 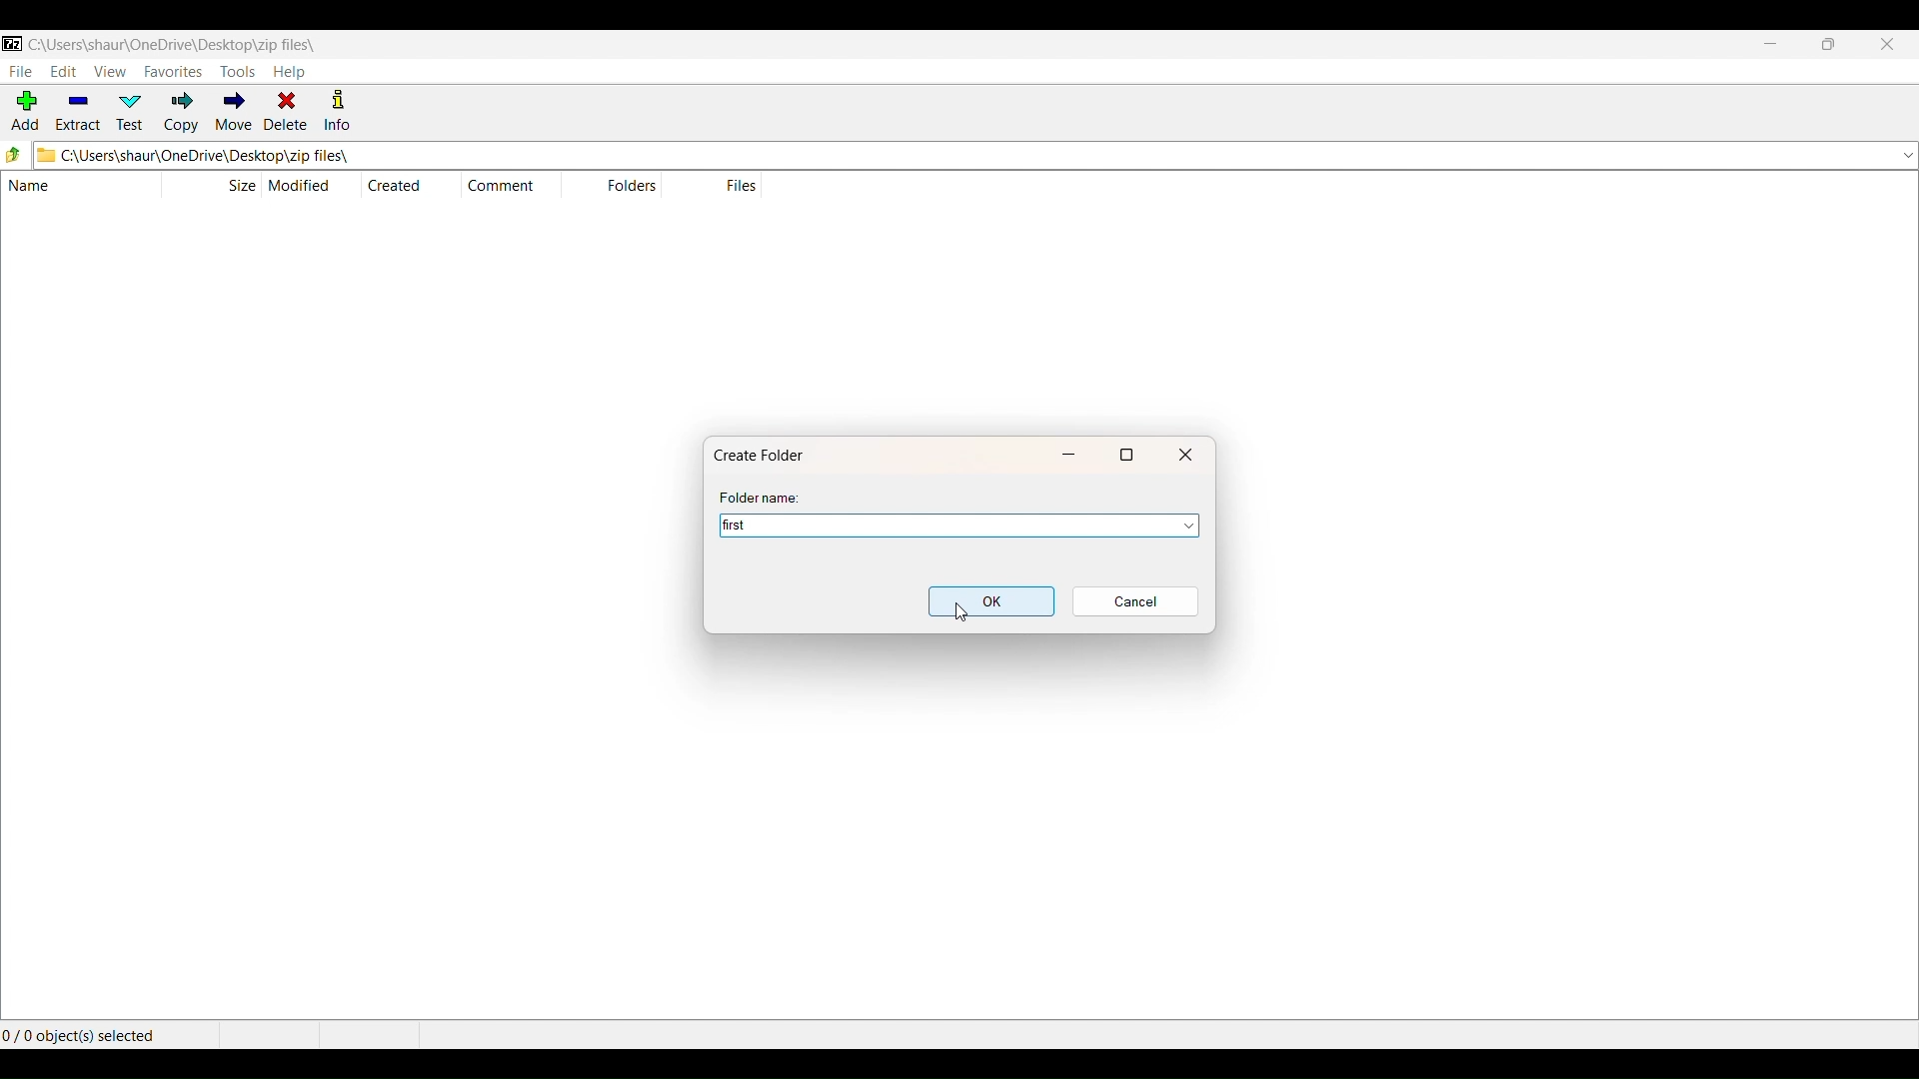 I want to click on "first" - new folder name , so click(x=927, y=526).